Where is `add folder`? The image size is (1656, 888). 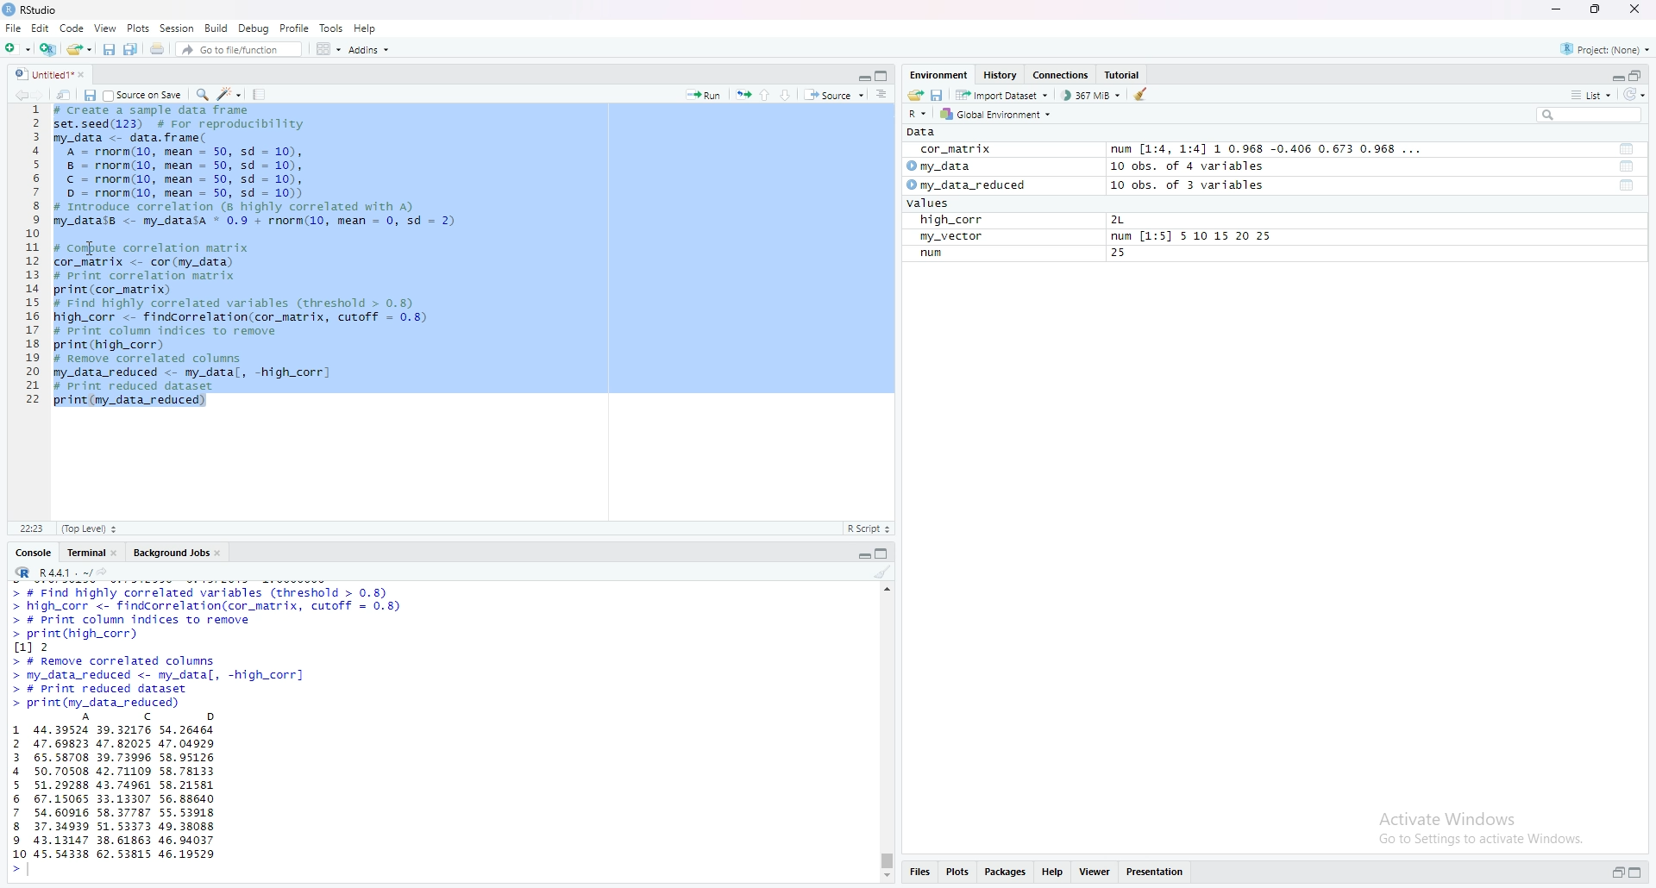
add folder is located at coordinates (20, 48).